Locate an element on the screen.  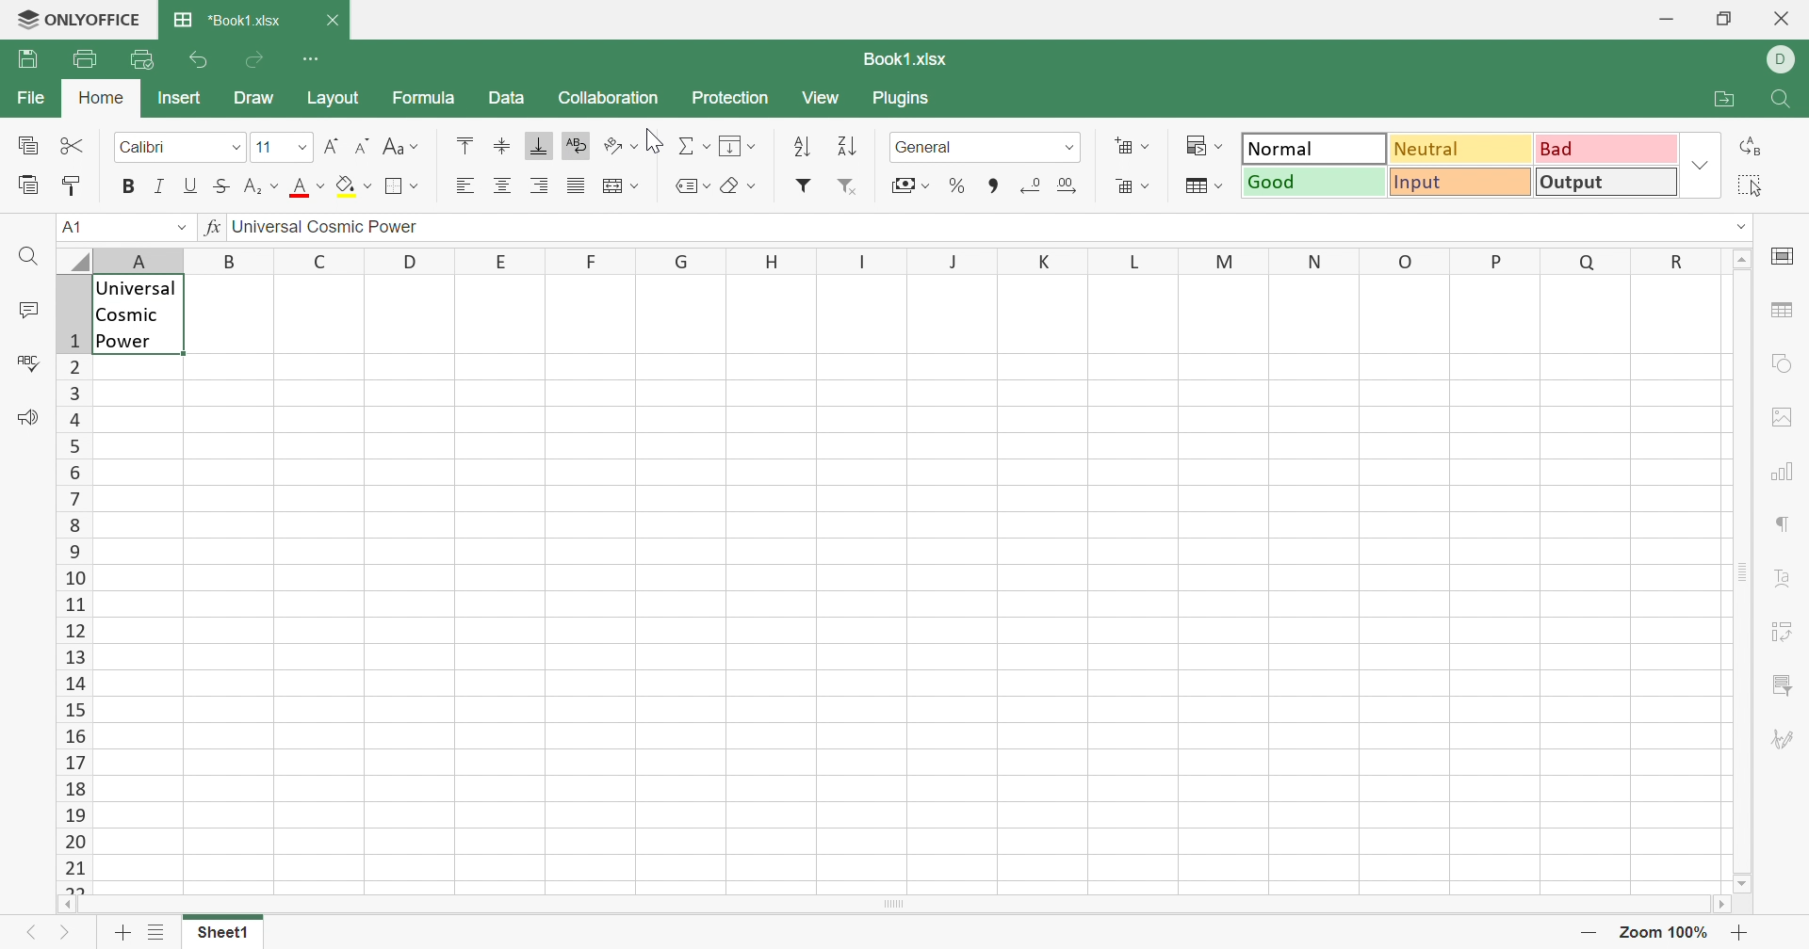
Align Top is located at coordinates (467, 147).